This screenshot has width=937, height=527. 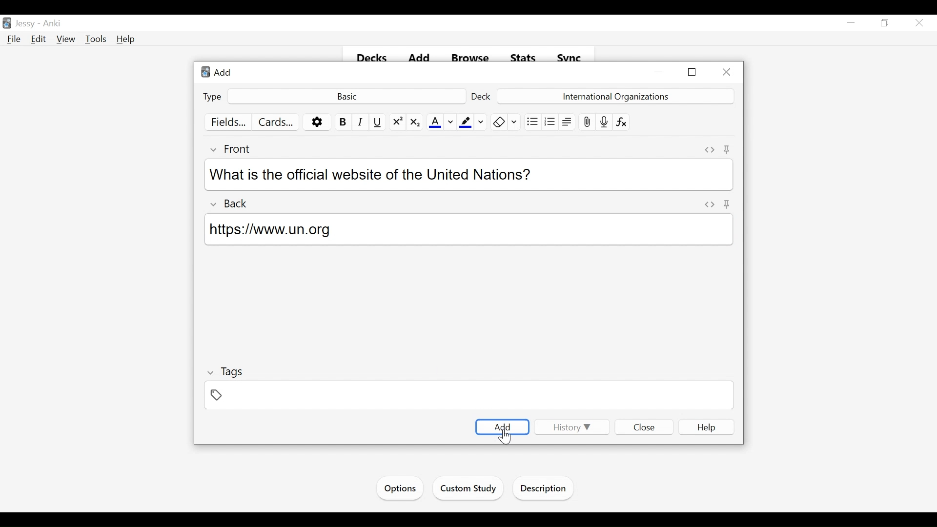 I want to click on Subscript, so click(x=415, y=122).